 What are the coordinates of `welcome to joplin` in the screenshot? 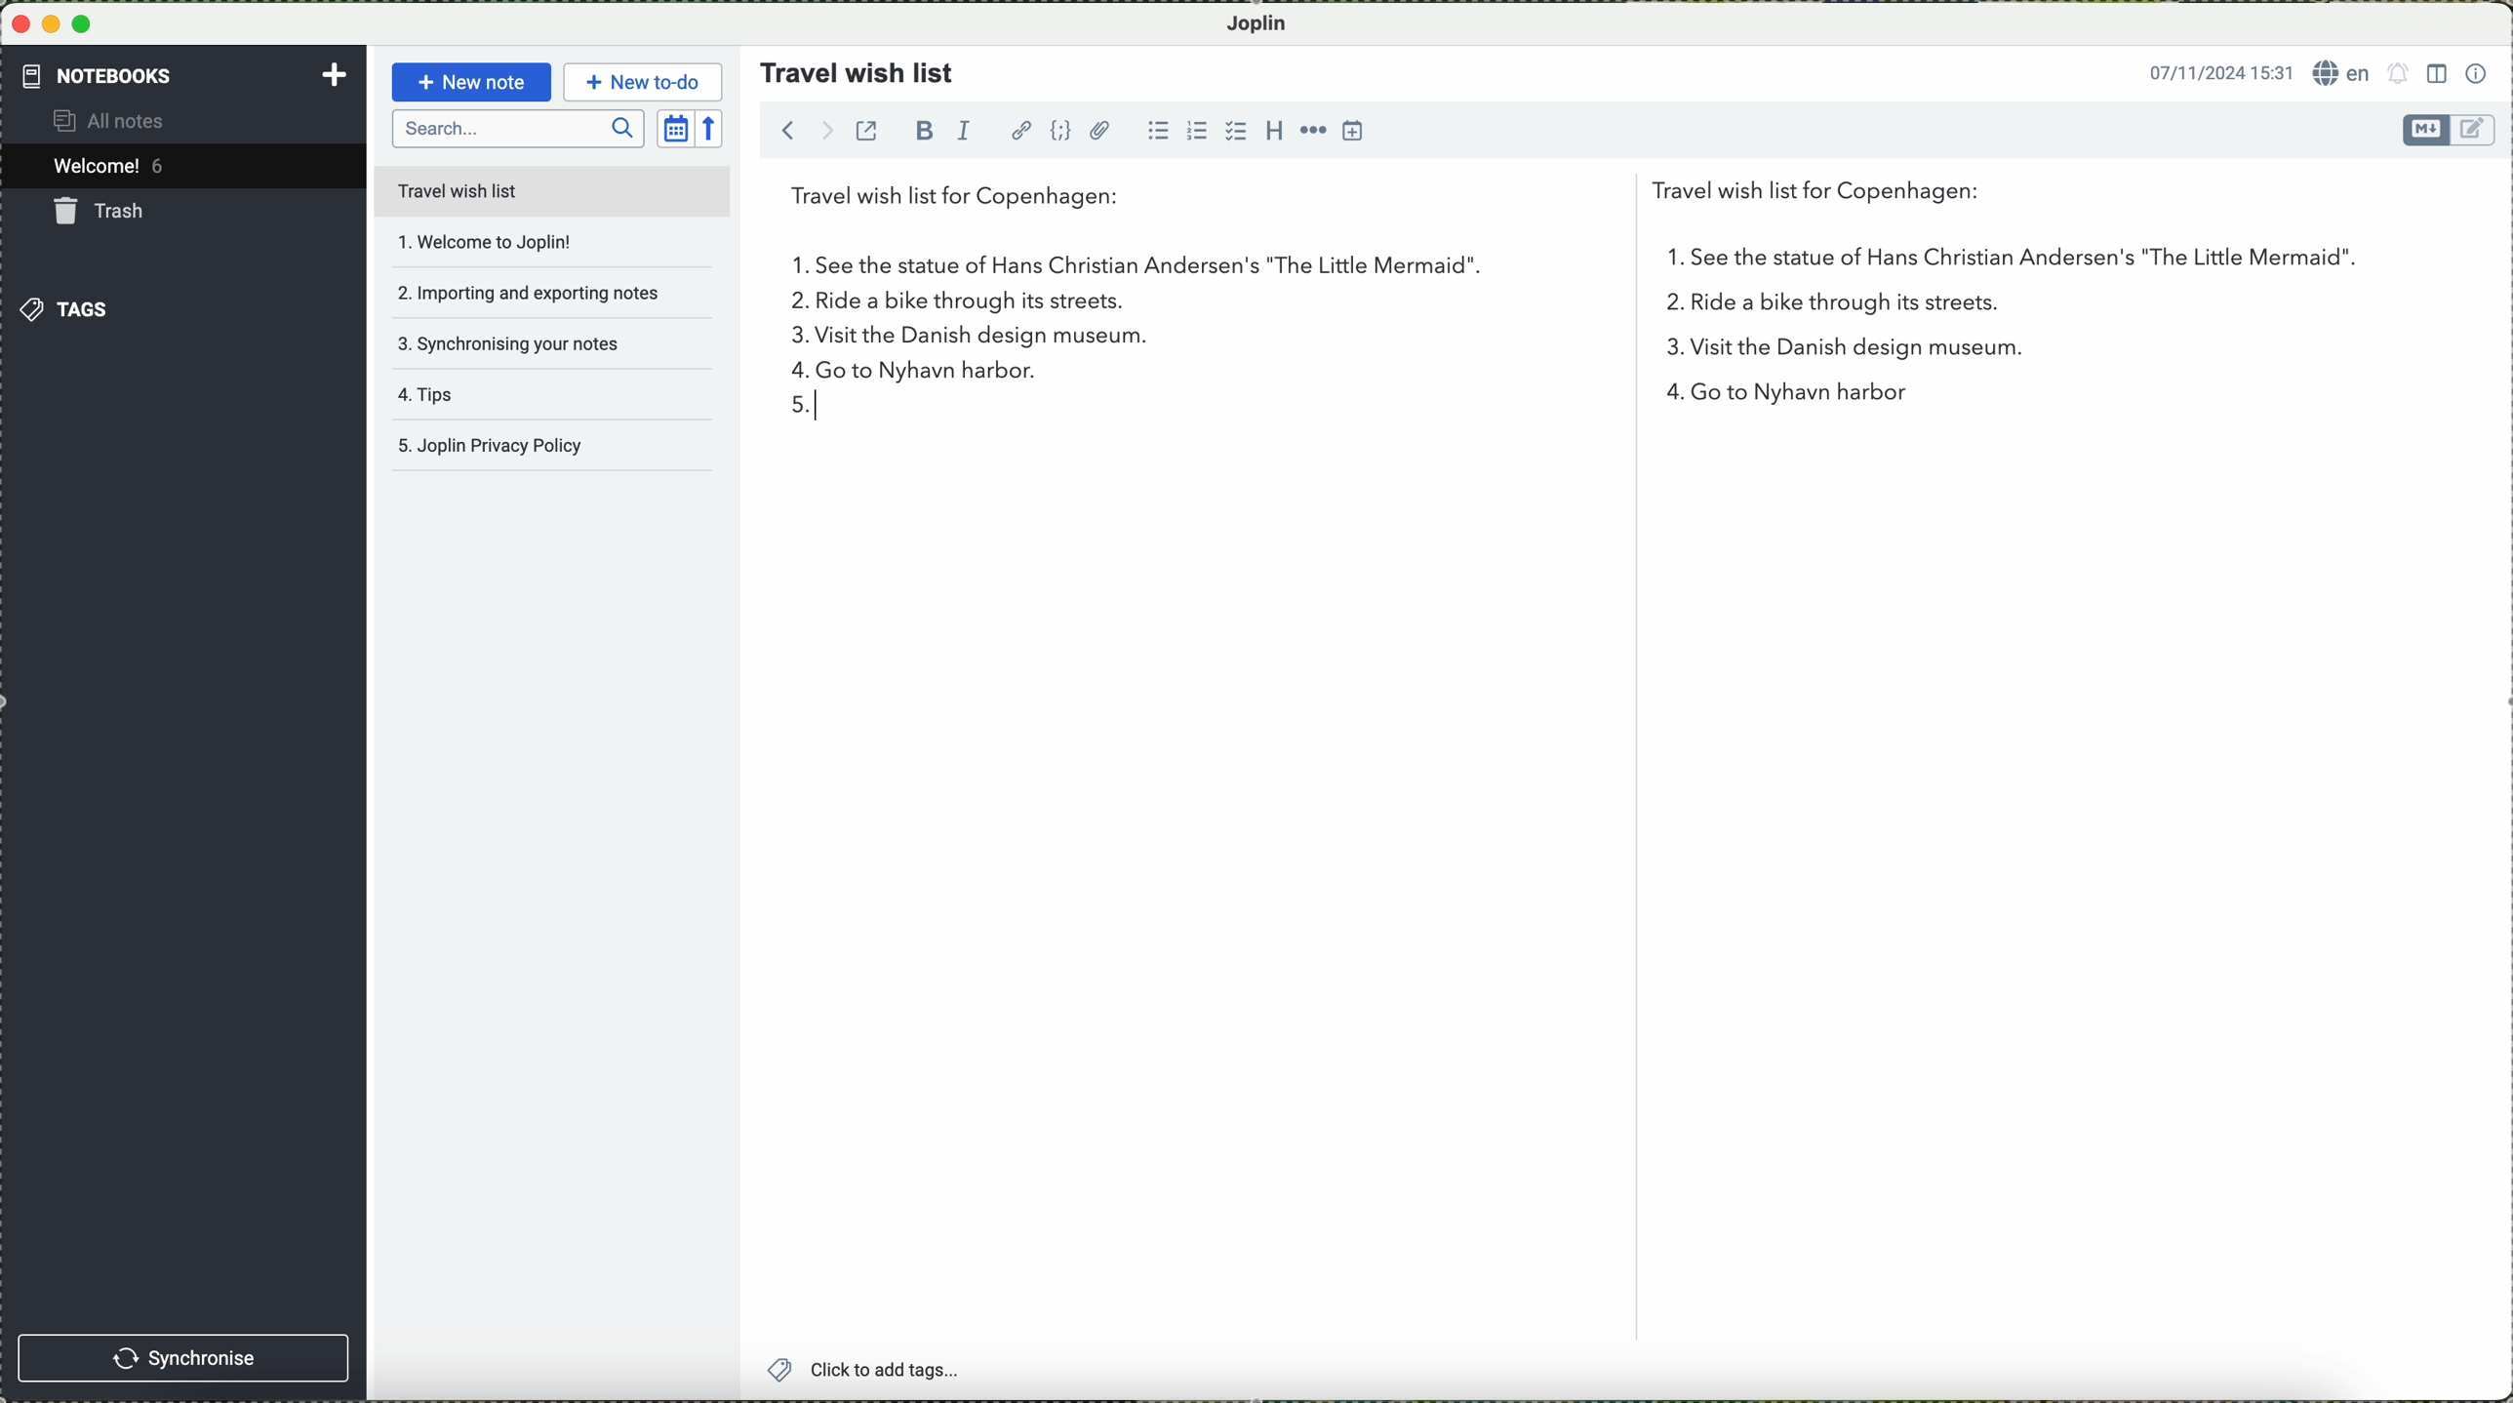 It's located at (521, 243).